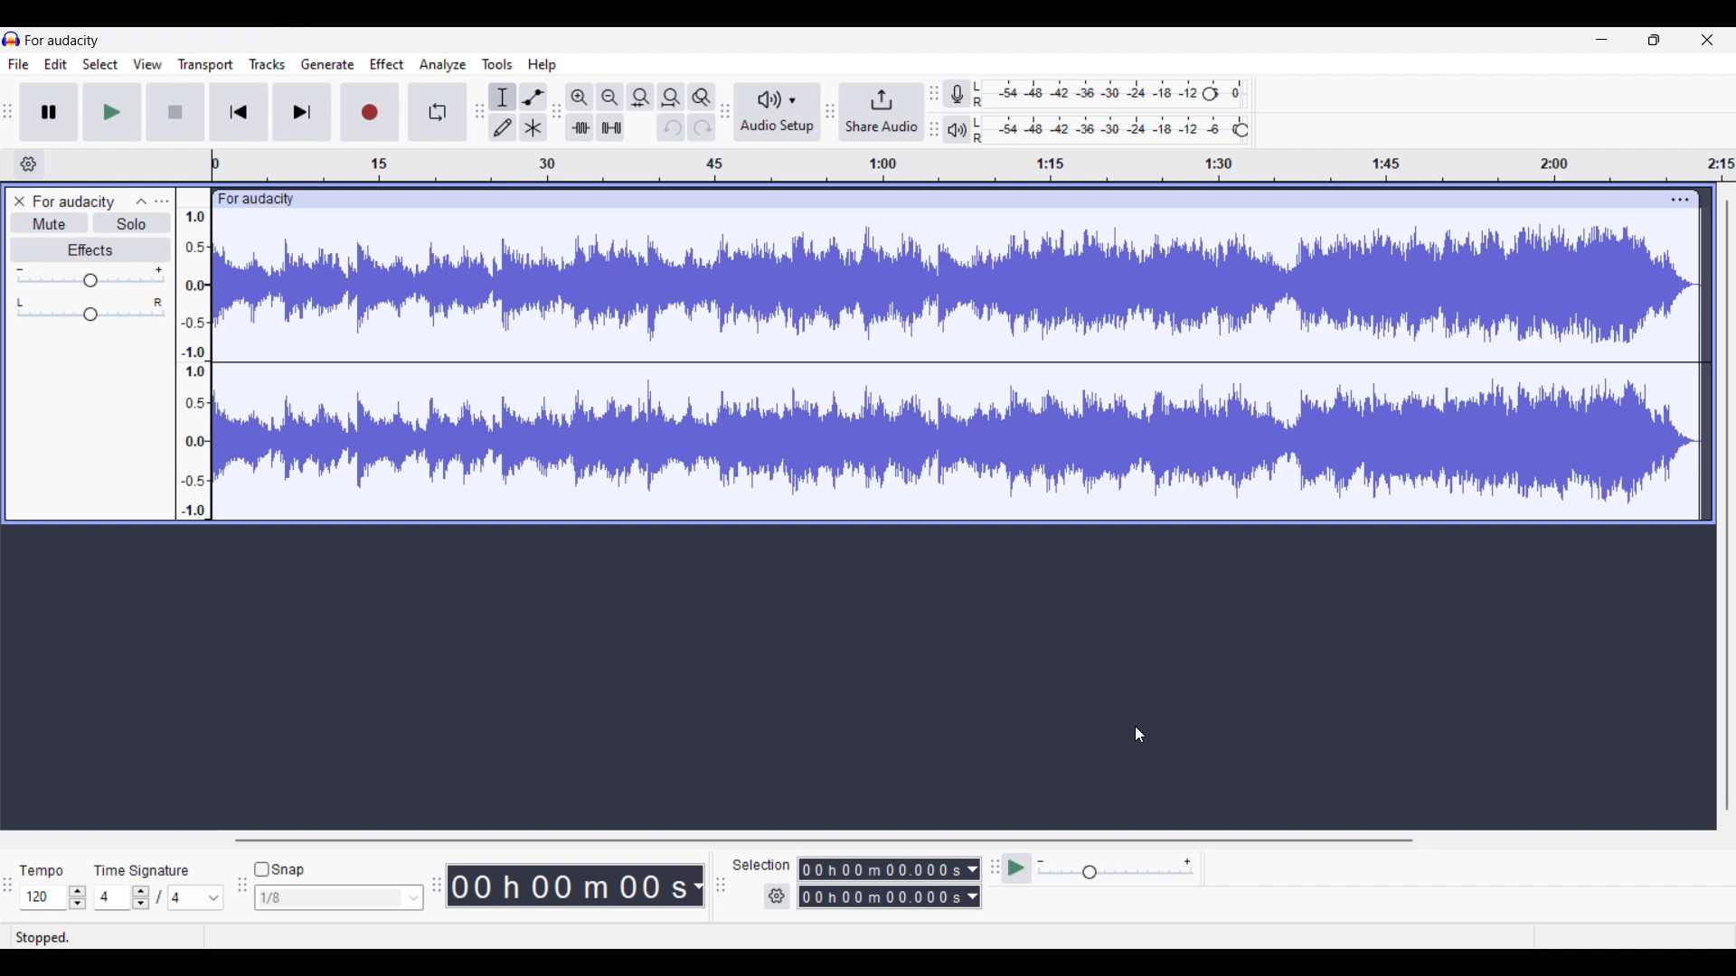  What do you see at coordinates (193, 353) in the screenshot?
I see `Scale to measure intensity of waves in track` at bounding box center [193, 353].